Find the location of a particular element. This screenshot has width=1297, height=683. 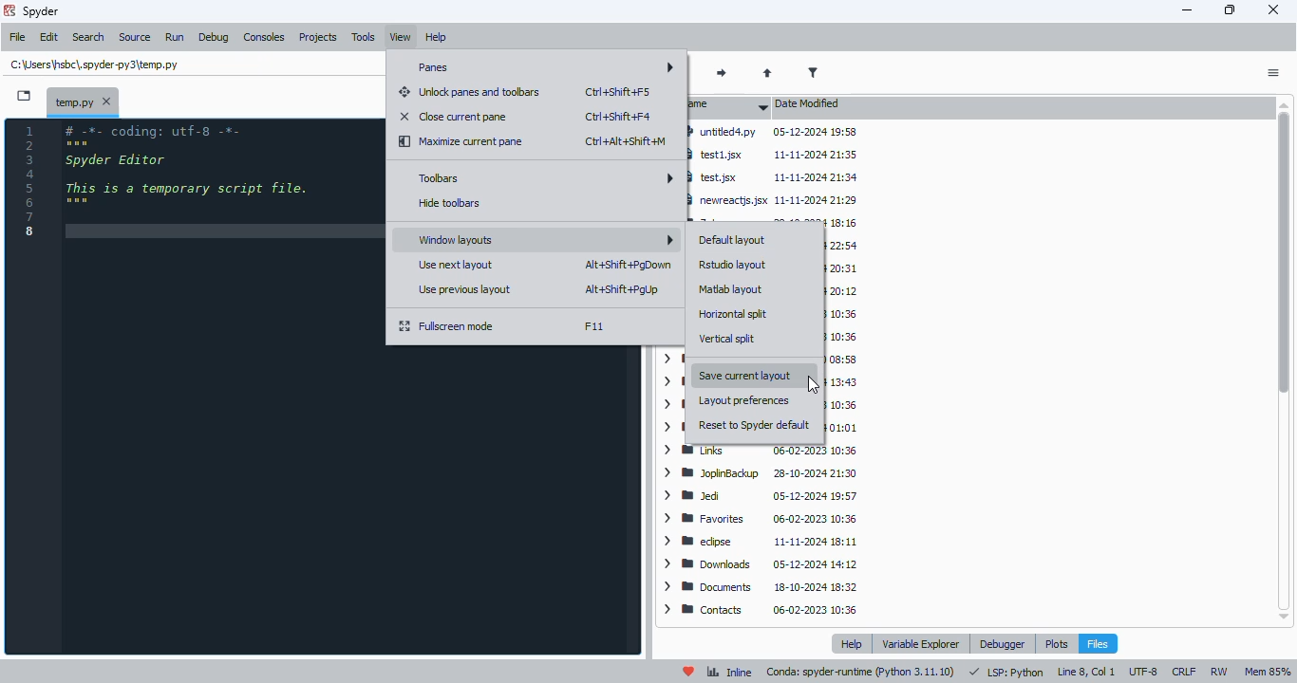

source is located at coordinates (136, 38).